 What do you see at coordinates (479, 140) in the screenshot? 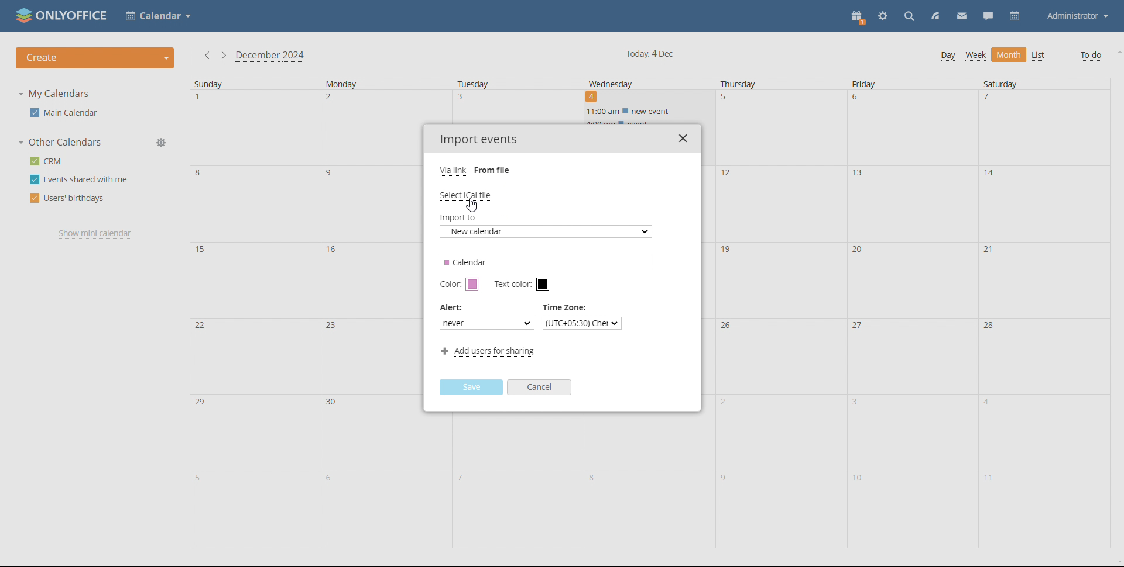
I see `import events` at bounding box center [479, 140].